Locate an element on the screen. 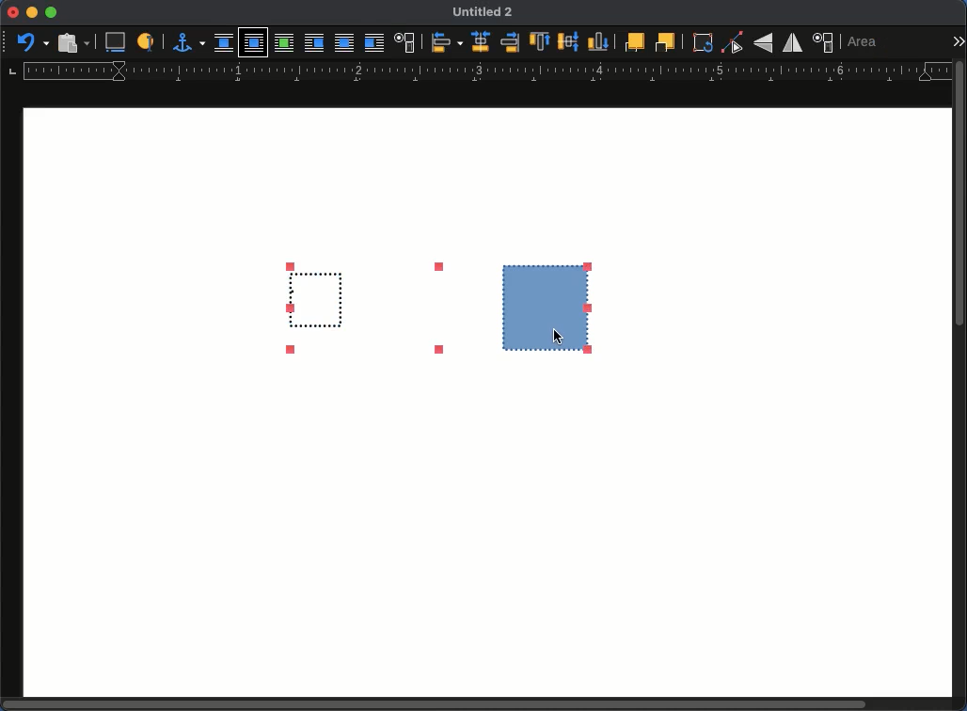 The height and width of the screenshot is (711, 967). point  is located at coordinates (732, 42).